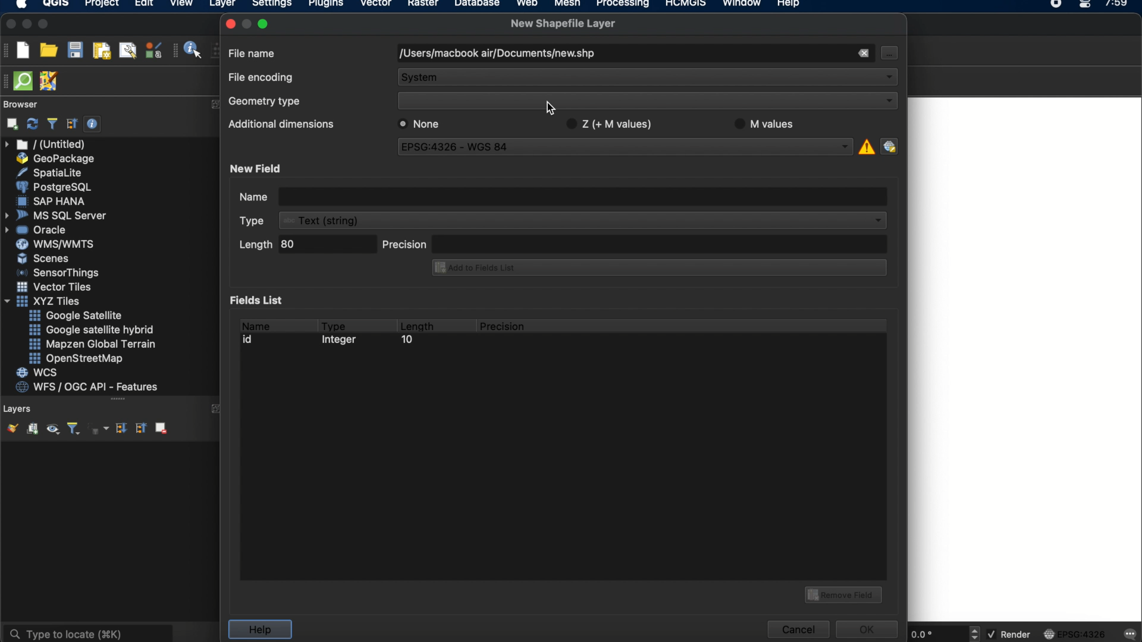 The image size is (1142, 642). What do you see at coordinates (935, 634) in the screenshot?
I see `degree` at bounding box center [935, 634].